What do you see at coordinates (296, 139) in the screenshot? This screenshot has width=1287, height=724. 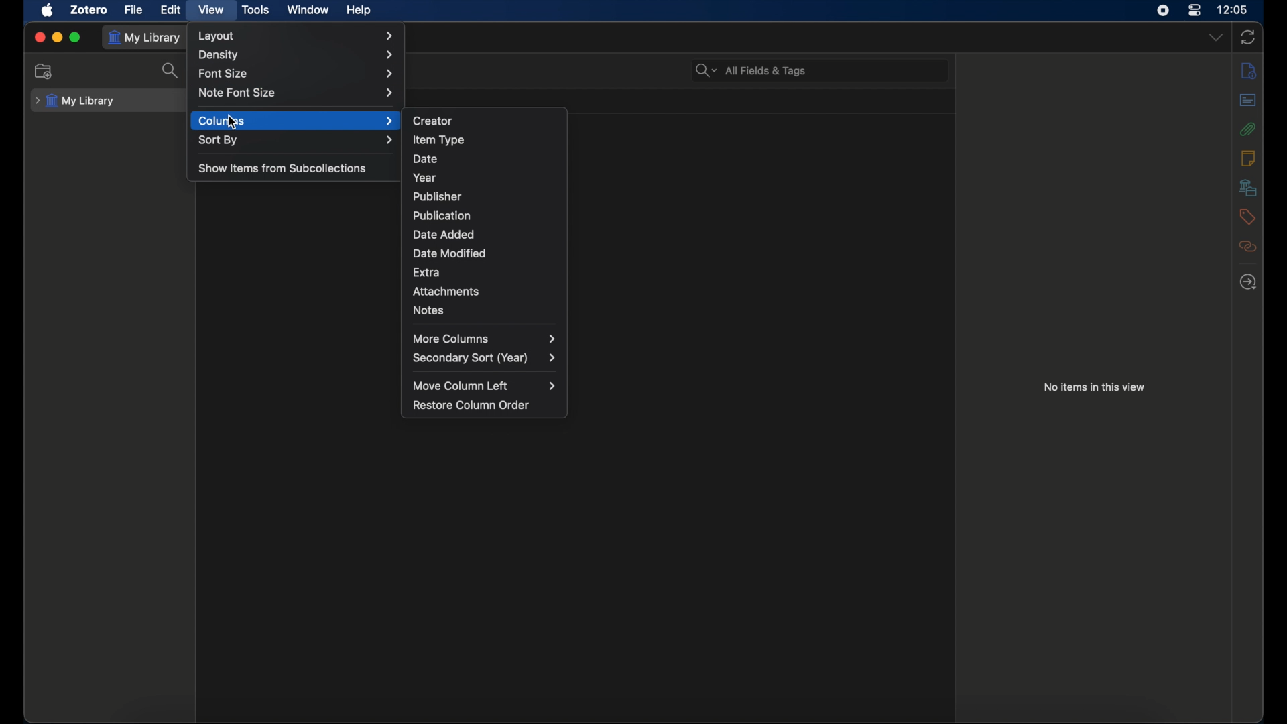 I see `sort by` at bounding box center [296, 139].